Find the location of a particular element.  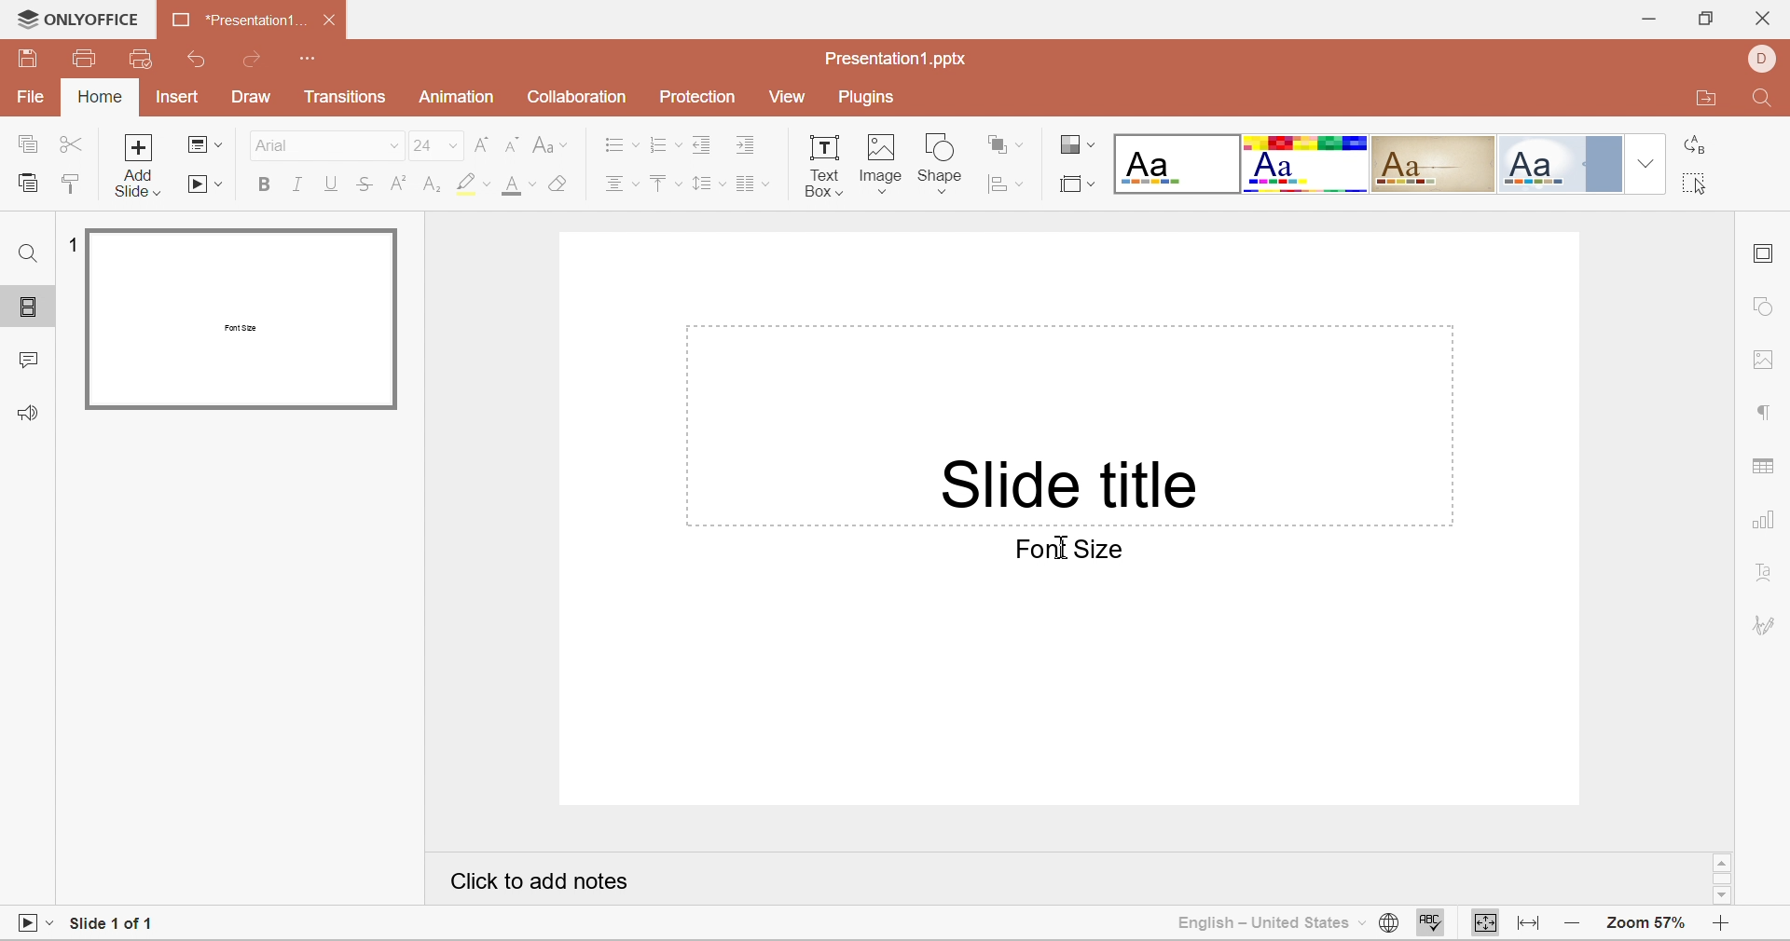

Align top is located at coordinates (667, 187).